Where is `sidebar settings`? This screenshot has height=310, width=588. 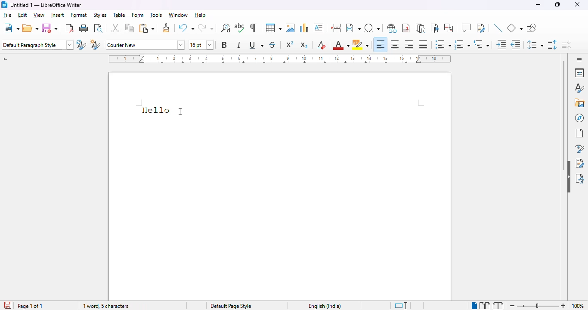
sidebar settings is located at coordinates (578, 59).